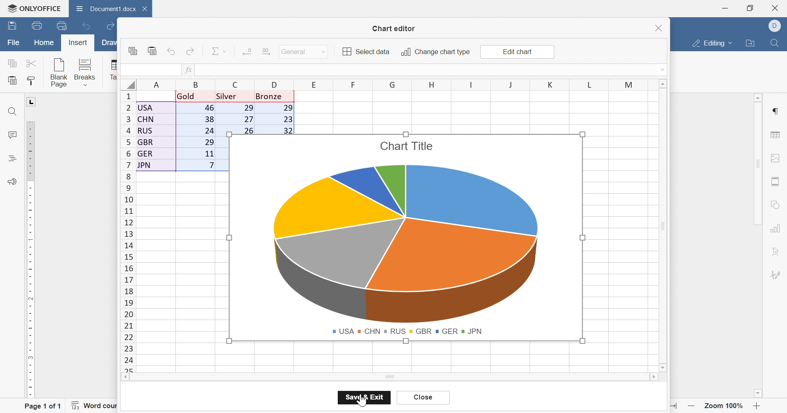 This screenshot has height=413, width=787. What do you see at coordinates (366, 397) in the screenshot?
I see `Save & Exit` at bounding box center [366, 397].